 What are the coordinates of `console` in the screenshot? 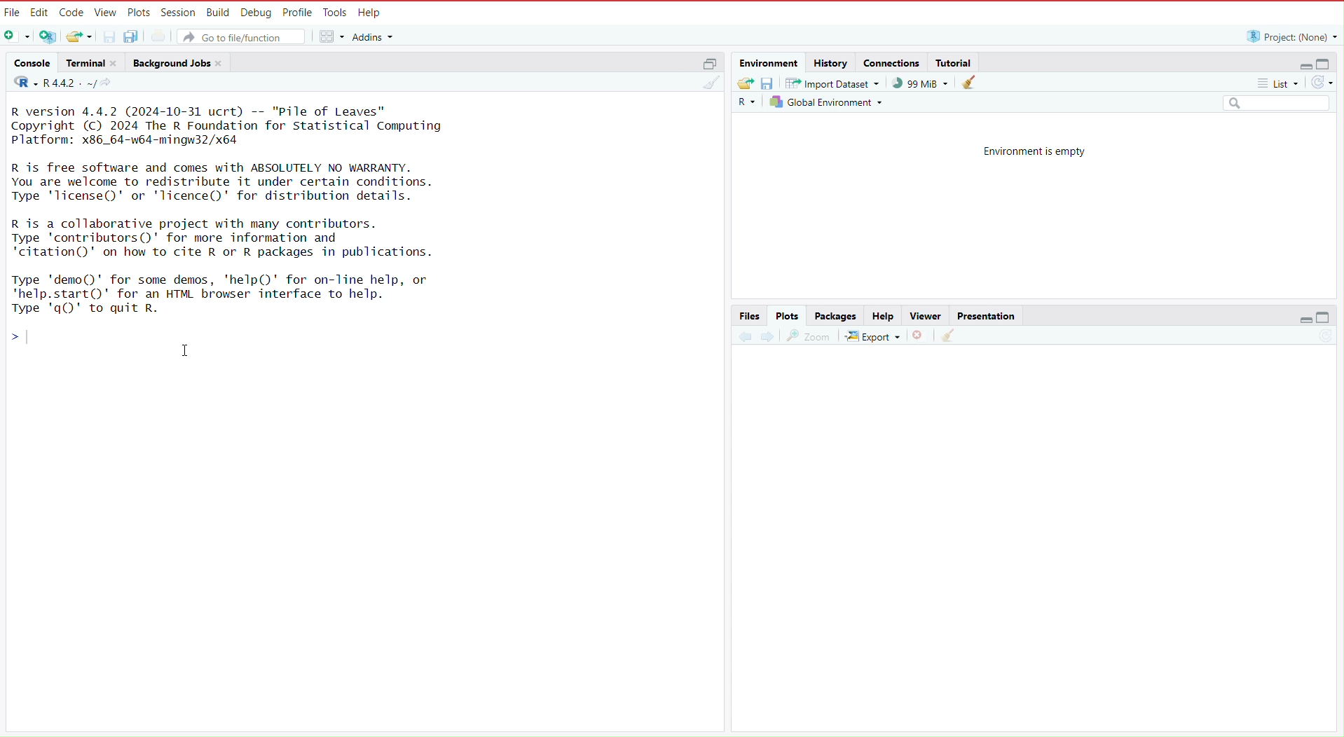 It's located at (28, 61).